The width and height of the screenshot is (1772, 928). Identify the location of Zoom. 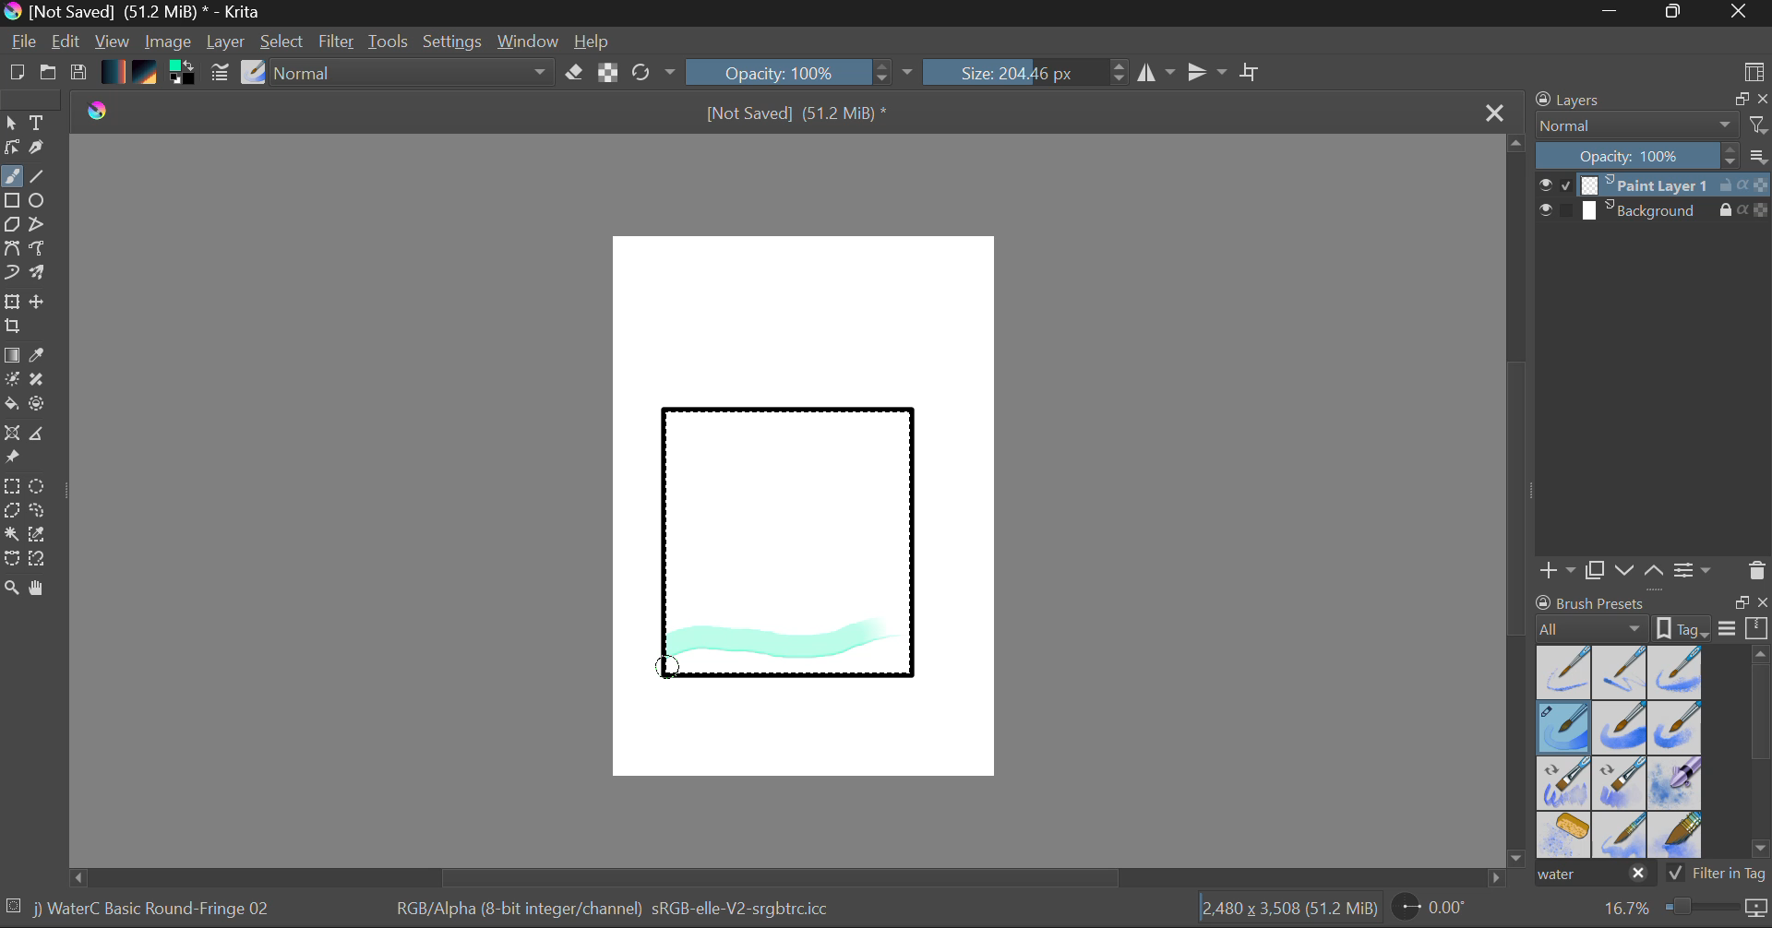
(1682, 909).